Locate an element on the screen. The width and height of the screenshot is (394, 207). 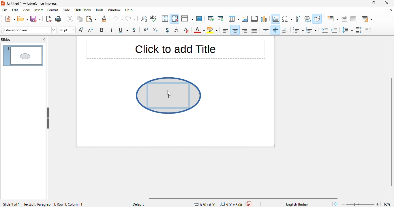
snap to grid is located at coordinates (175, 18).